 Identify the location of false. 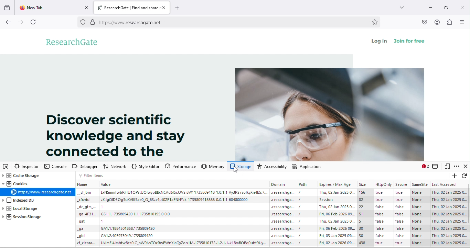
(401, 229).